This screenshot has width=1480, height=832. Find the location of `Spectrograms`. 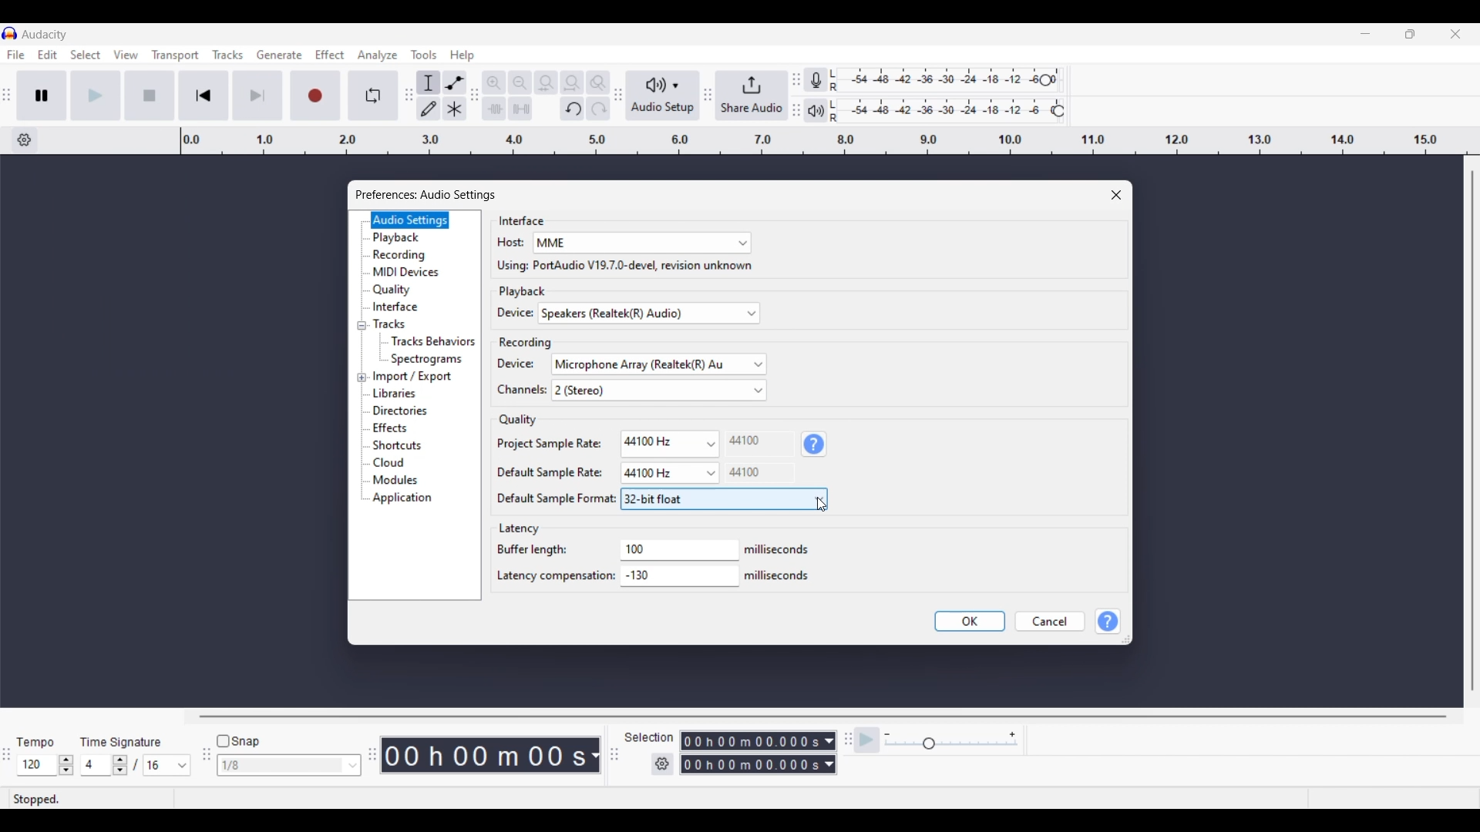

Spectrograms is located at coordinates (434, 359).